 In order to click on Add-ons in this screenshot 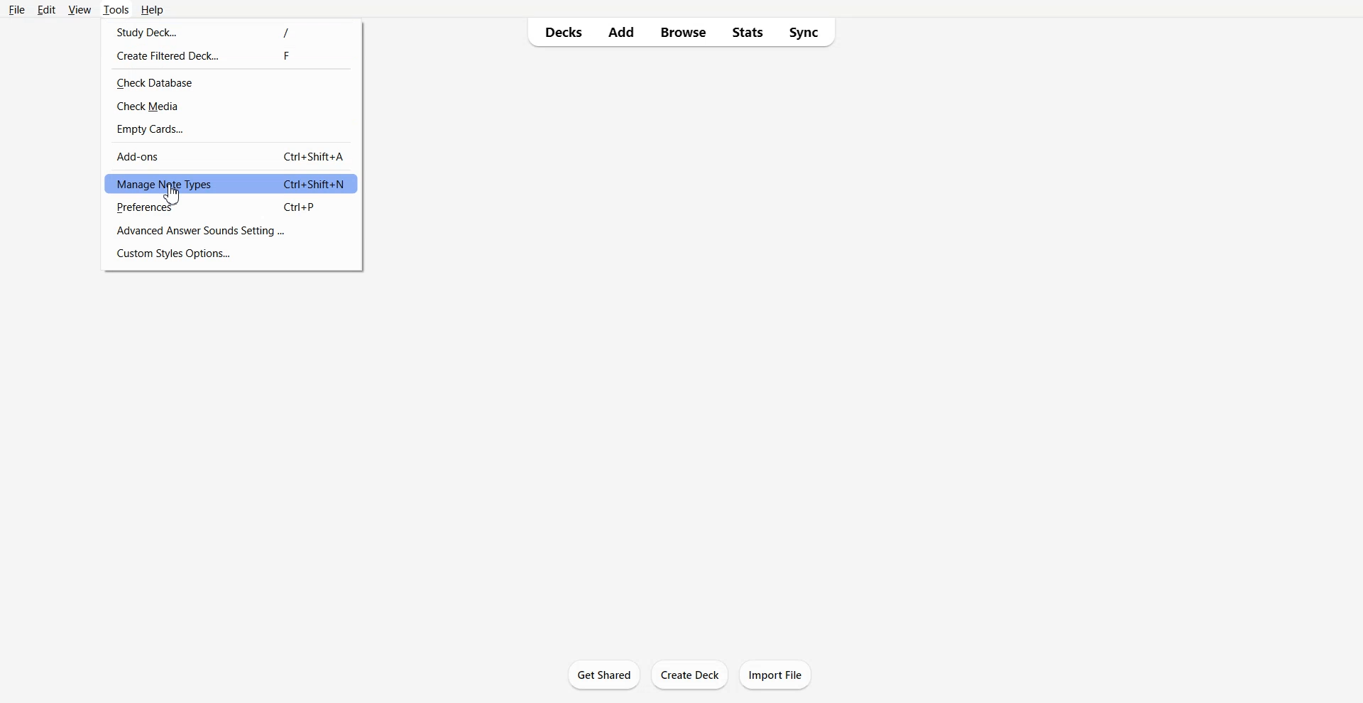, I will do `click(233, 156)`.